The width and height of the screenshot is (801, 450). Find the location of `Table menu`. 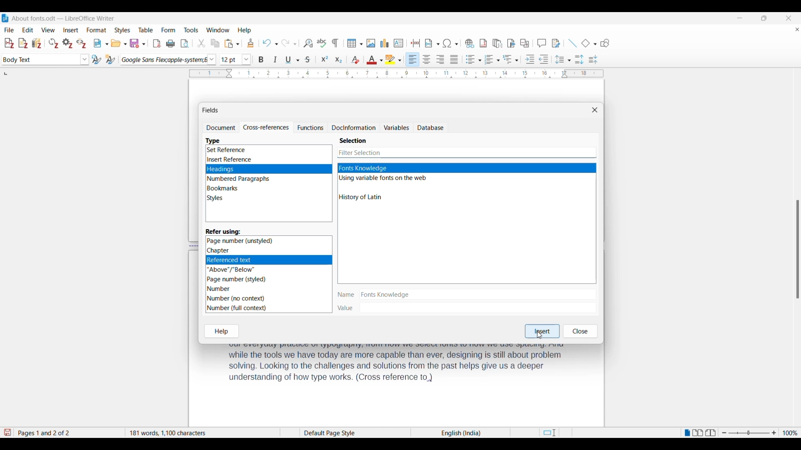

Table menu is located at coordinates (146, 30).